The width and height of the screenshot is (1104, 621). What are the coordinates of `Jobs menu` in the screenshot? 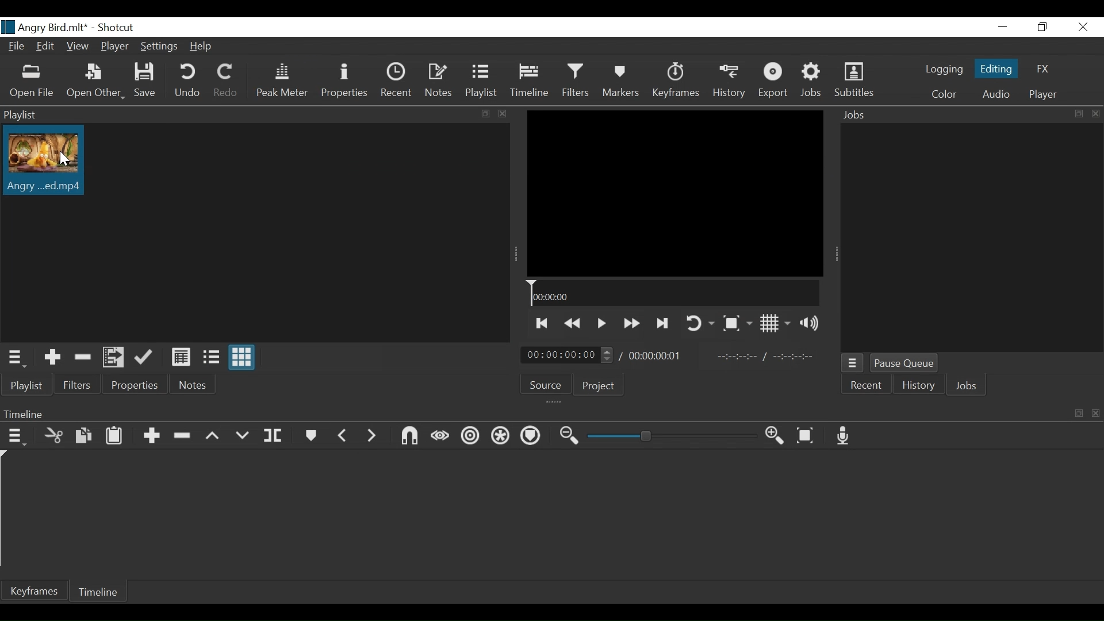 It's located at (853, 363).